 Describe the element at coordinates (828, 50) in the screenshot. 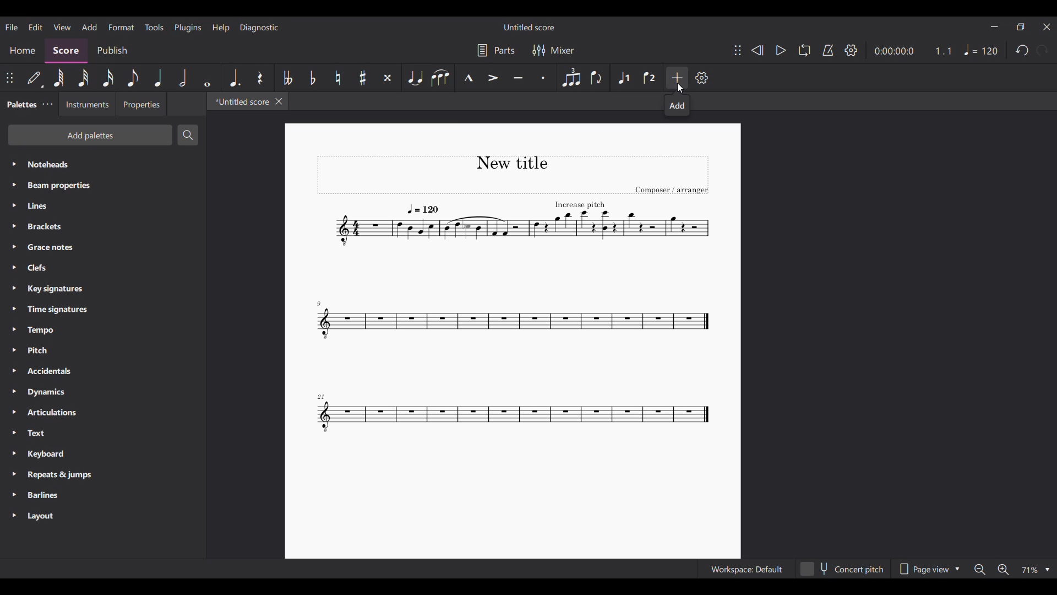

I see `Metronome` at that location.